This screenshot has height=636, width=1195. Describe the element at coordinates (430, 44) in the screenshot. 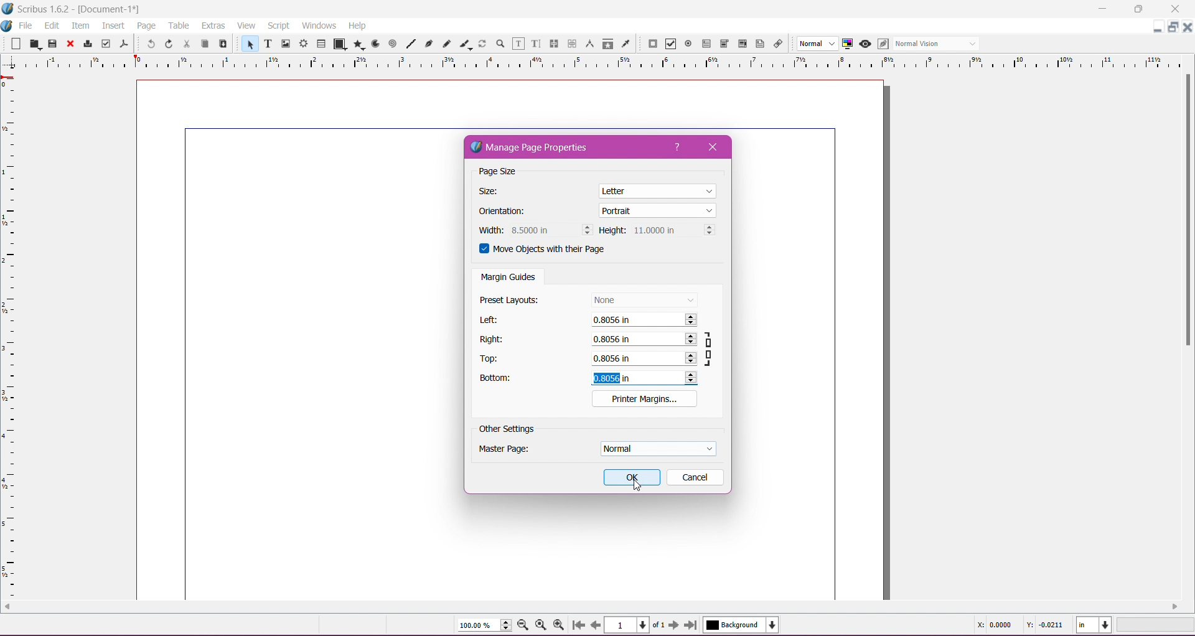

I see `Bezier Curve` at that location.